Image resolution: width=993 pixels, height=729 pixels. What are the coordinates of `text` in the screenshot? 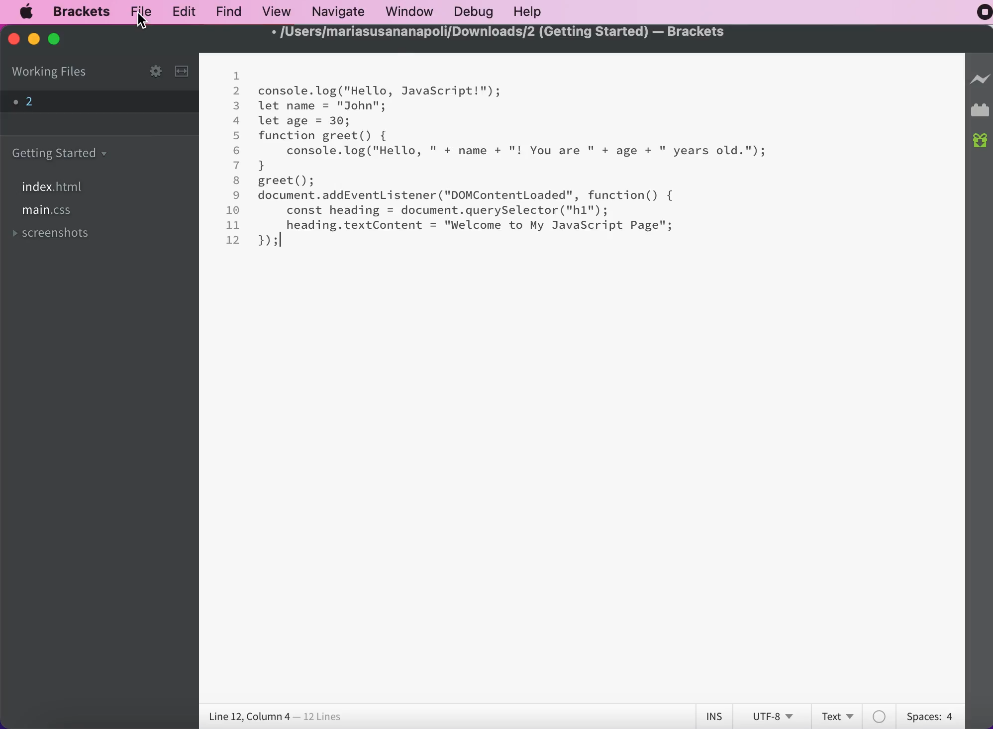 It's located at (839, 715).